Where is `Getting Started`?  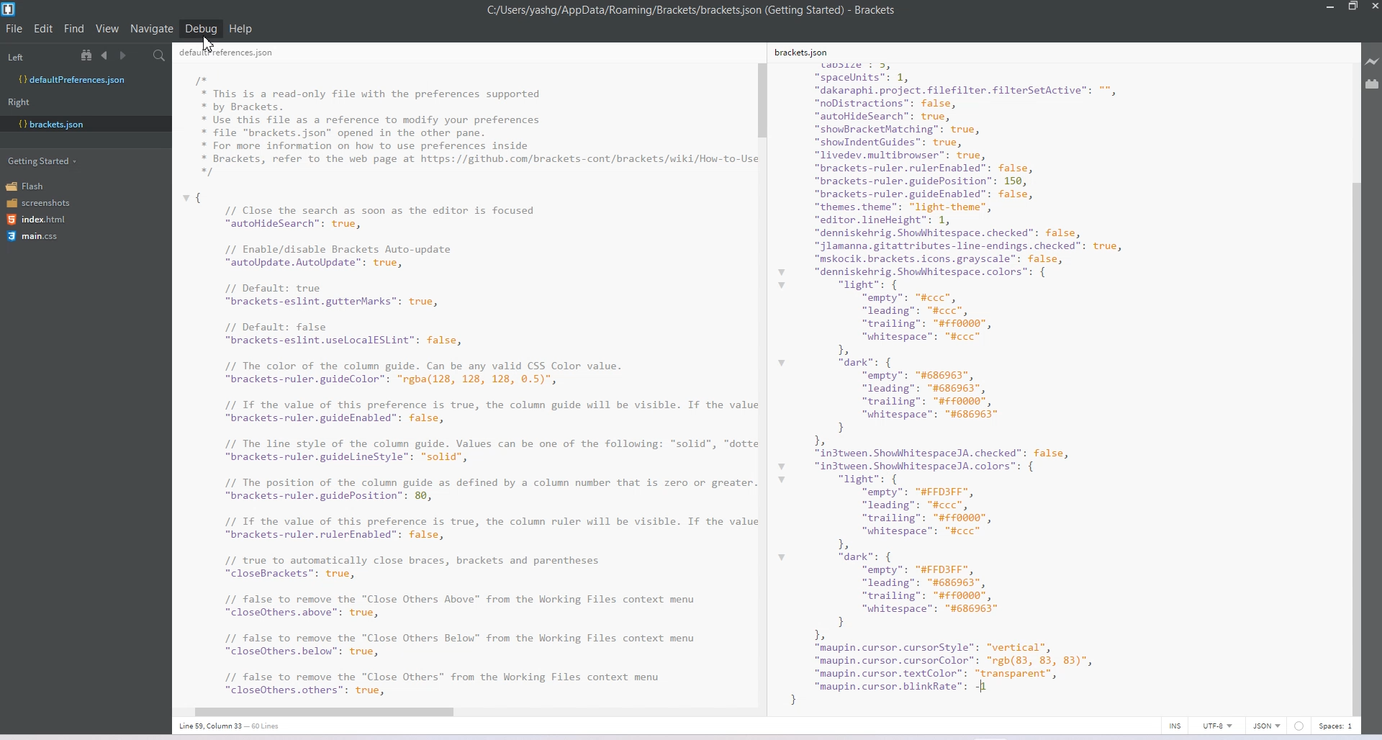
Getting Started is located at coordinates (44, 160).